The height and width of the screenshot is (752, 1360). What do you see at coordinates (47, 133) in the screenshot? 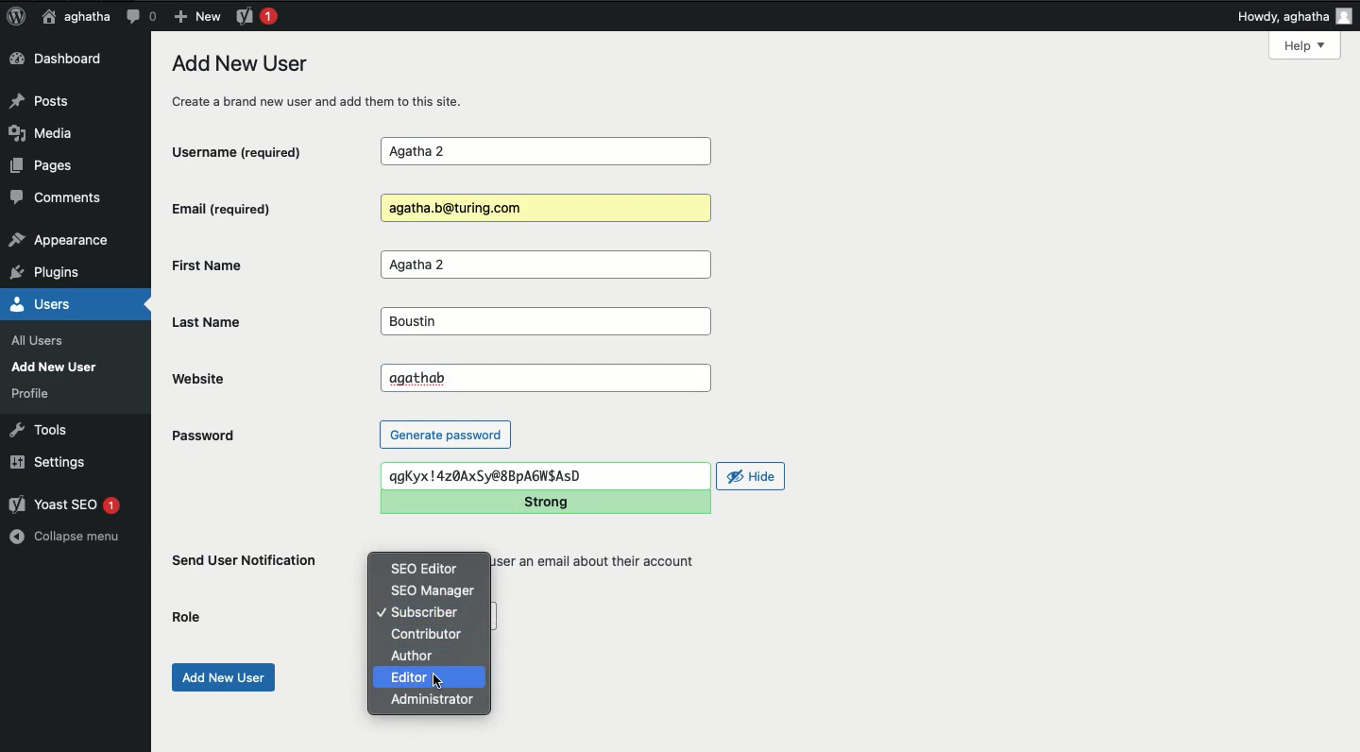
I see `Media` at bounding box center [47, 133].